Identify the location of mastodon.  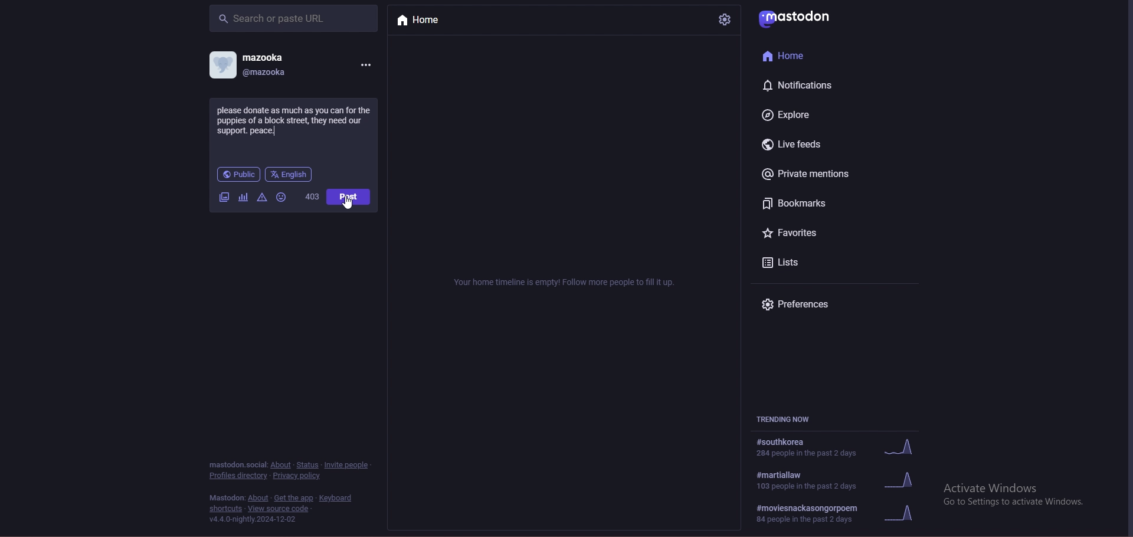
(224, 498).